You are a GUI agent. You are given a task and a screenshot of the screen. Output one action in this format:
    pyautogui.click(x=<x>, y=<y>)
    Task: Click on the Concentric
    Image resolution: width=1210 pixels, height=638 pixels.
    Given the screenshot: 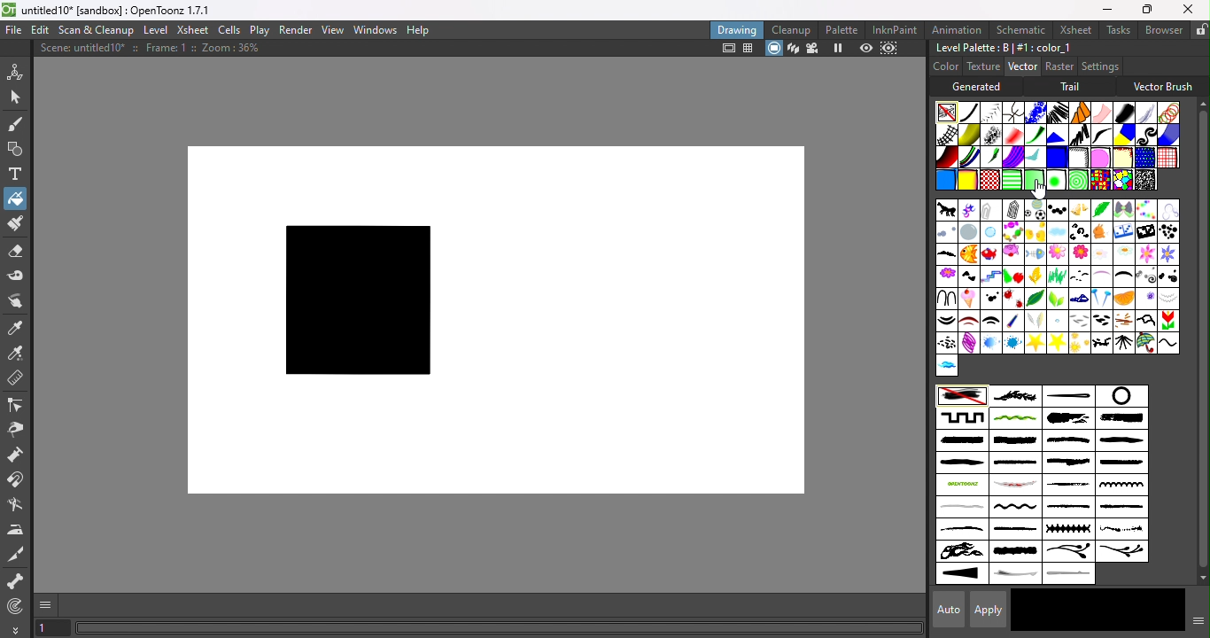 What is the action you would take?
    pyautogui.click(x=1074, y=180)
    